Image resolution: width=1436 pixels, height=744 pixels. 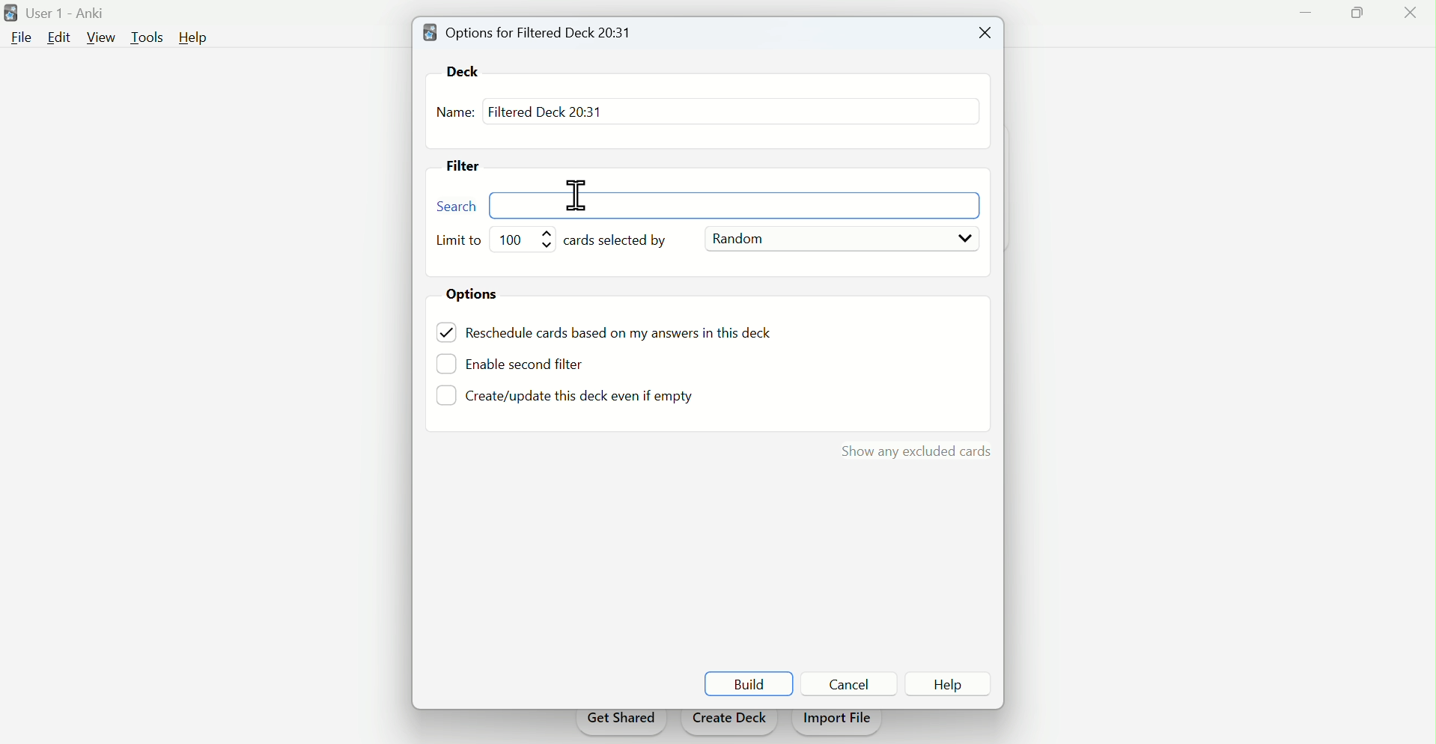 What do you see at coordinates (1407, 16) in the screenshot?
I see `Close` at bounding box center [1407, 16].